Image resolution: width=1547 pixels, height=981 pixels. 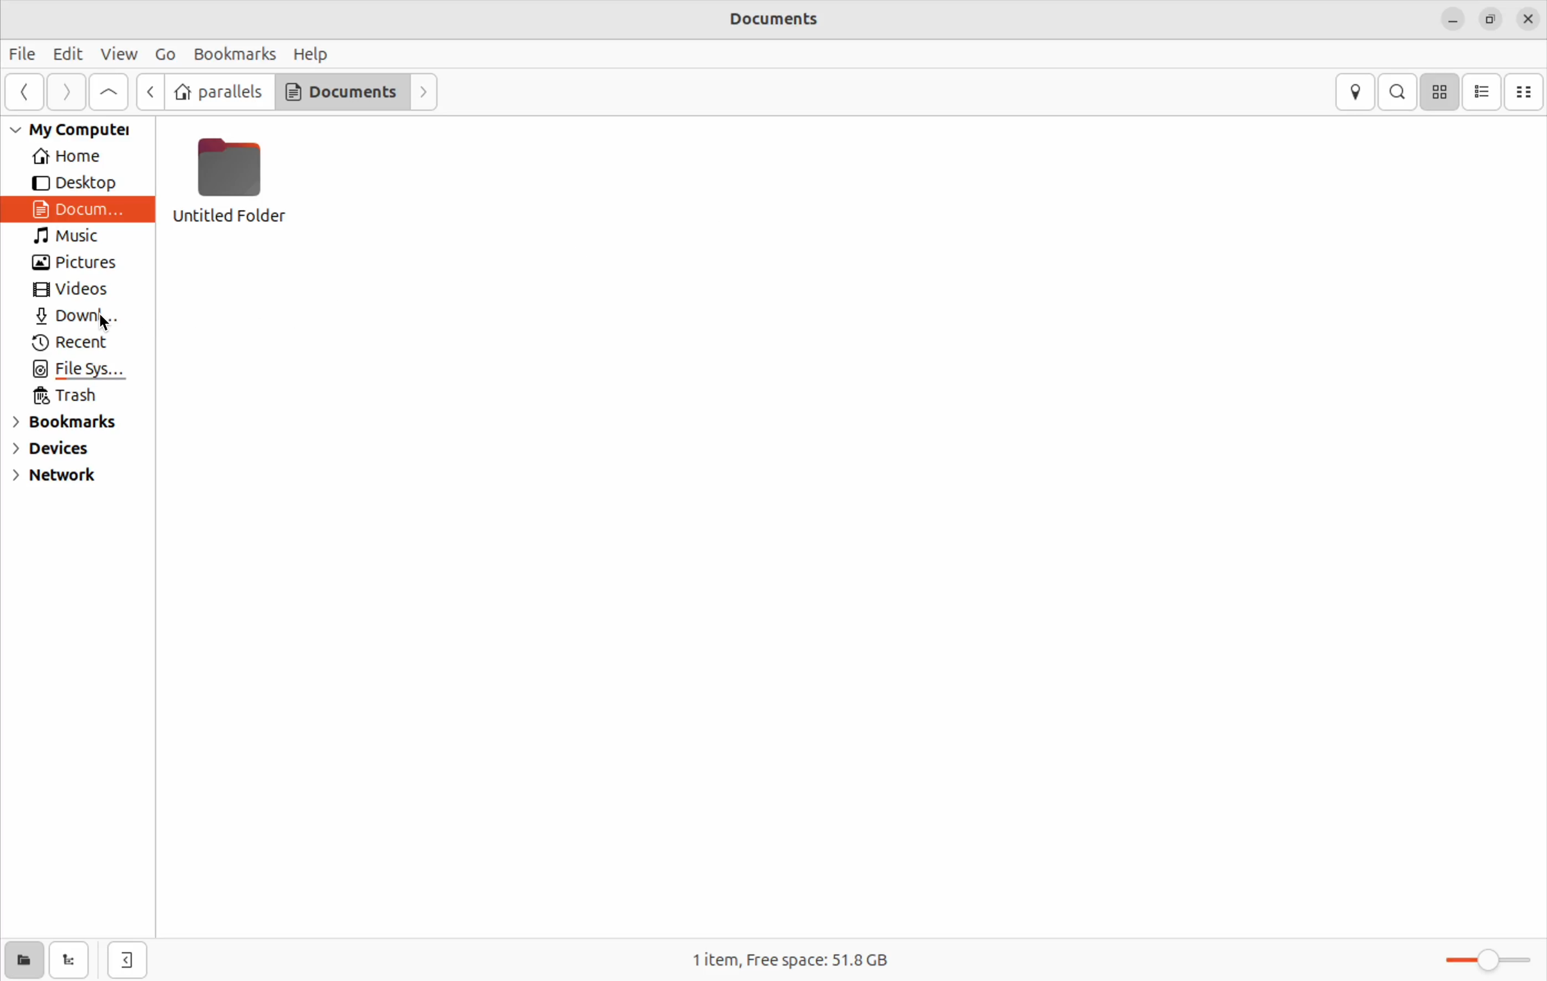 I want to click on toggle zoom, so click(x=1481, y=959).